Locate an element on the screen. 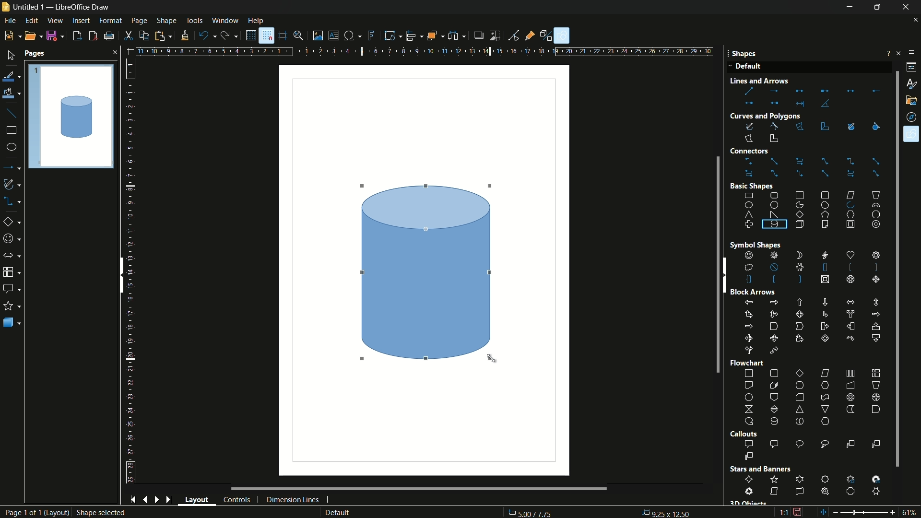 The image size is (921, 518). show gluepoint functions is located at coordinates (531, 35).